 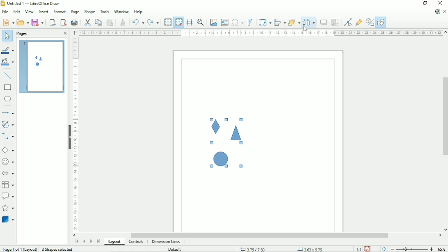 I want to click on Preview, so click(x=41, y=67).